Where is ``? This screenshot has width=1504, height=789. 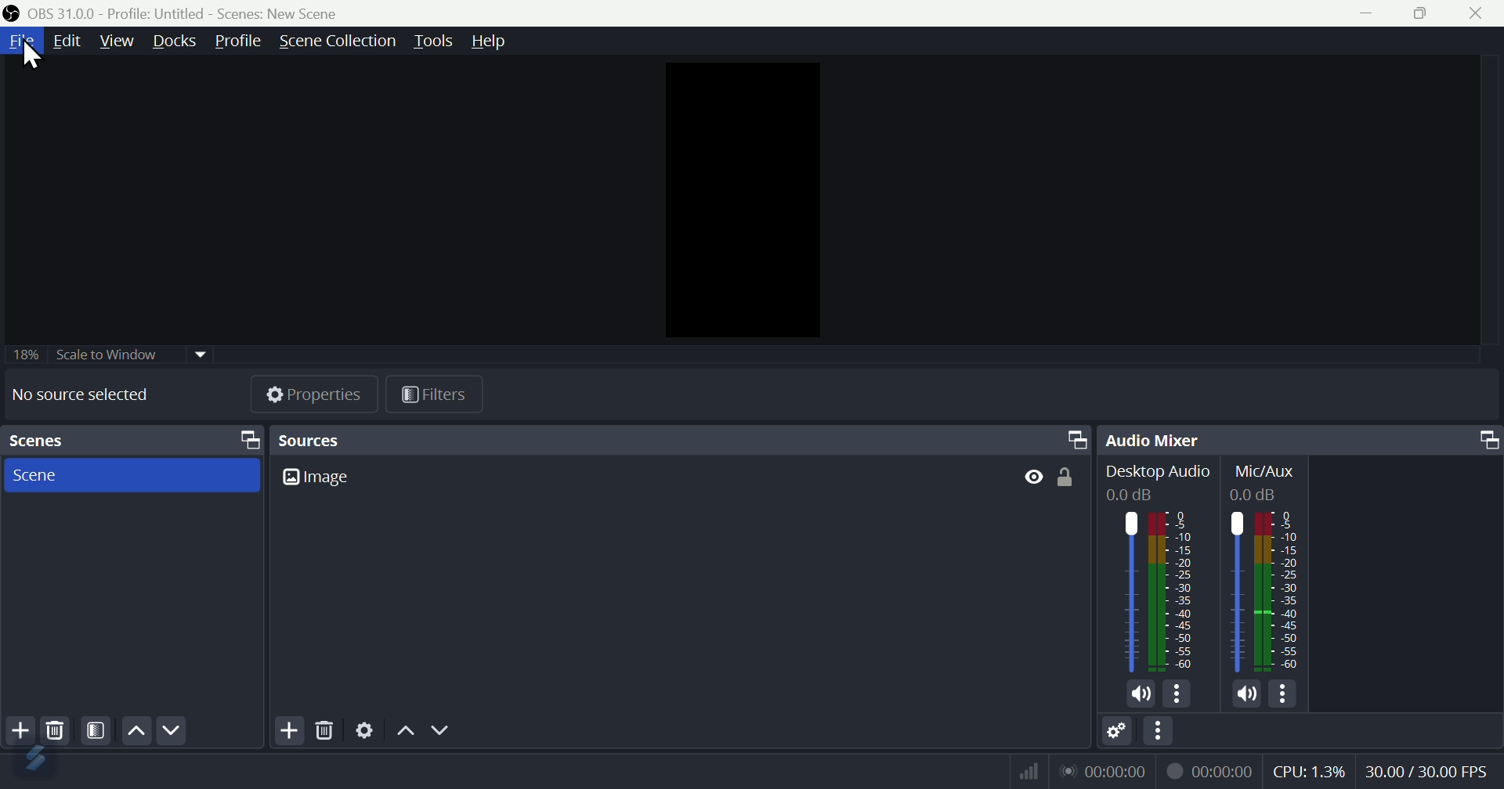  is located at coordinates (1032, 479).